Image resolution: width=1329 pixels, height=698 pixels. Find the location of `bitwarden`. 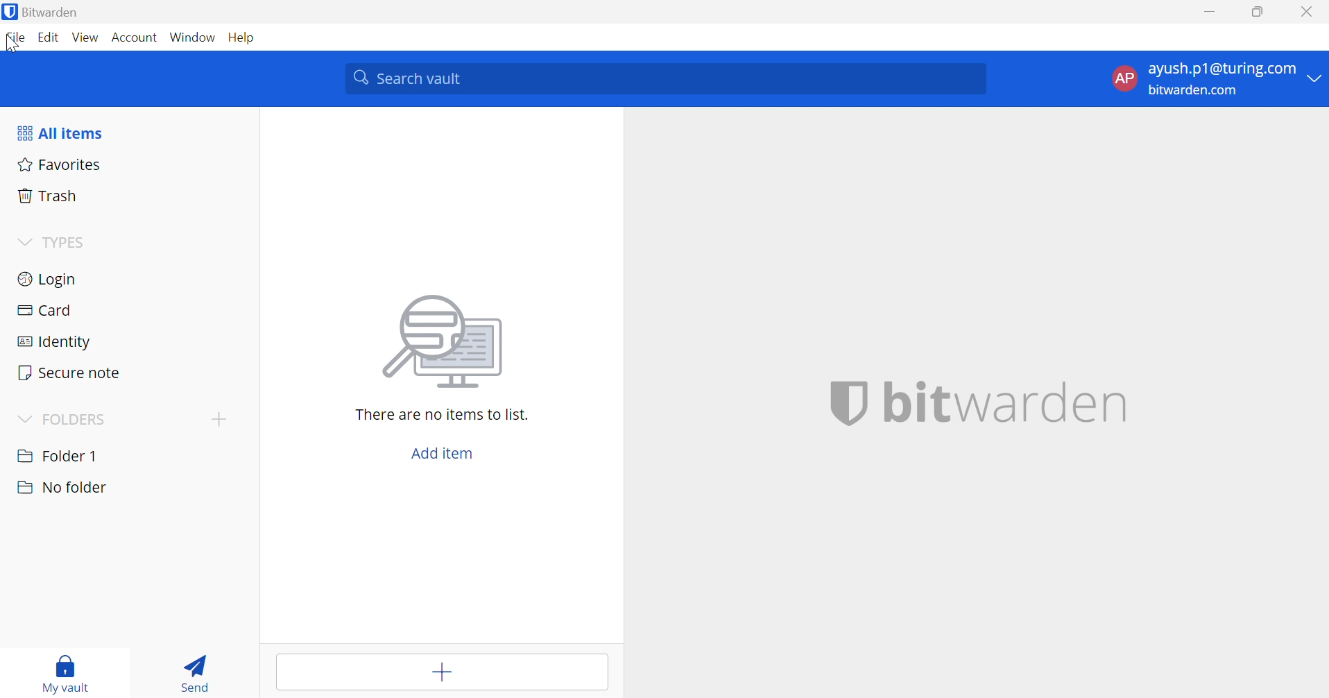

bitwarden is located at coordinates (972, 403).